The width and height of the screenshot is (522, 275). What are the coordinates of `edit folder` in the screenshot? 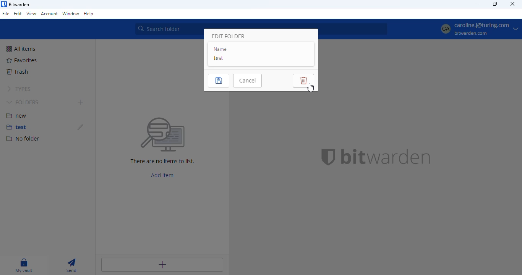 It's located at (228, 36).